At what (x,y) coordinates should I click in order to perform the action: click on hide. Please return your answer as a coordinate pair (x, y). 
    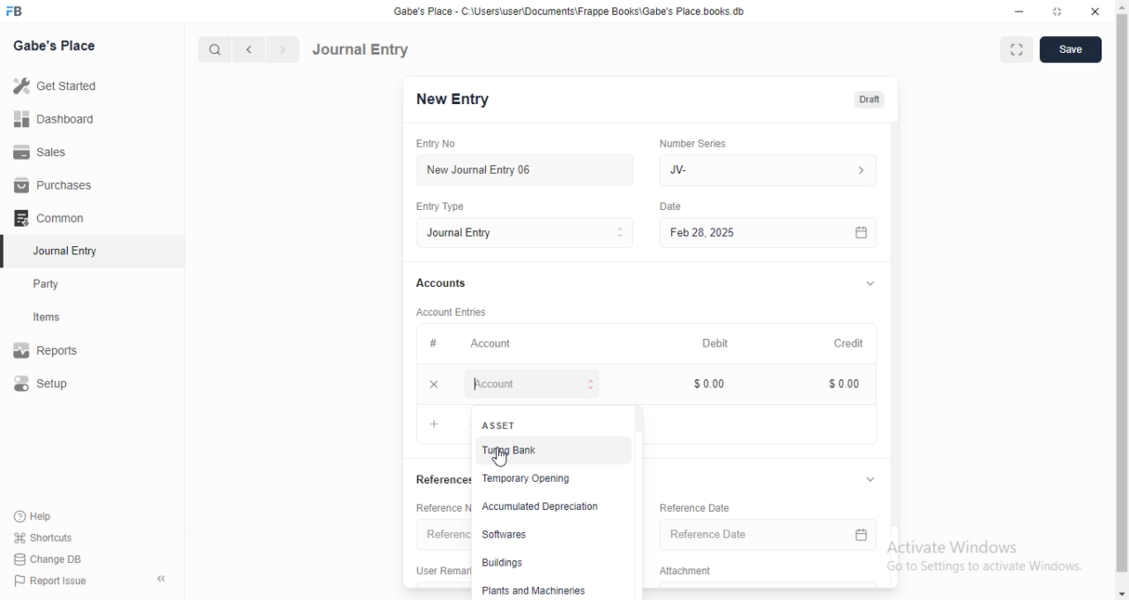
    Looking at the image, I should click on (158, 580).